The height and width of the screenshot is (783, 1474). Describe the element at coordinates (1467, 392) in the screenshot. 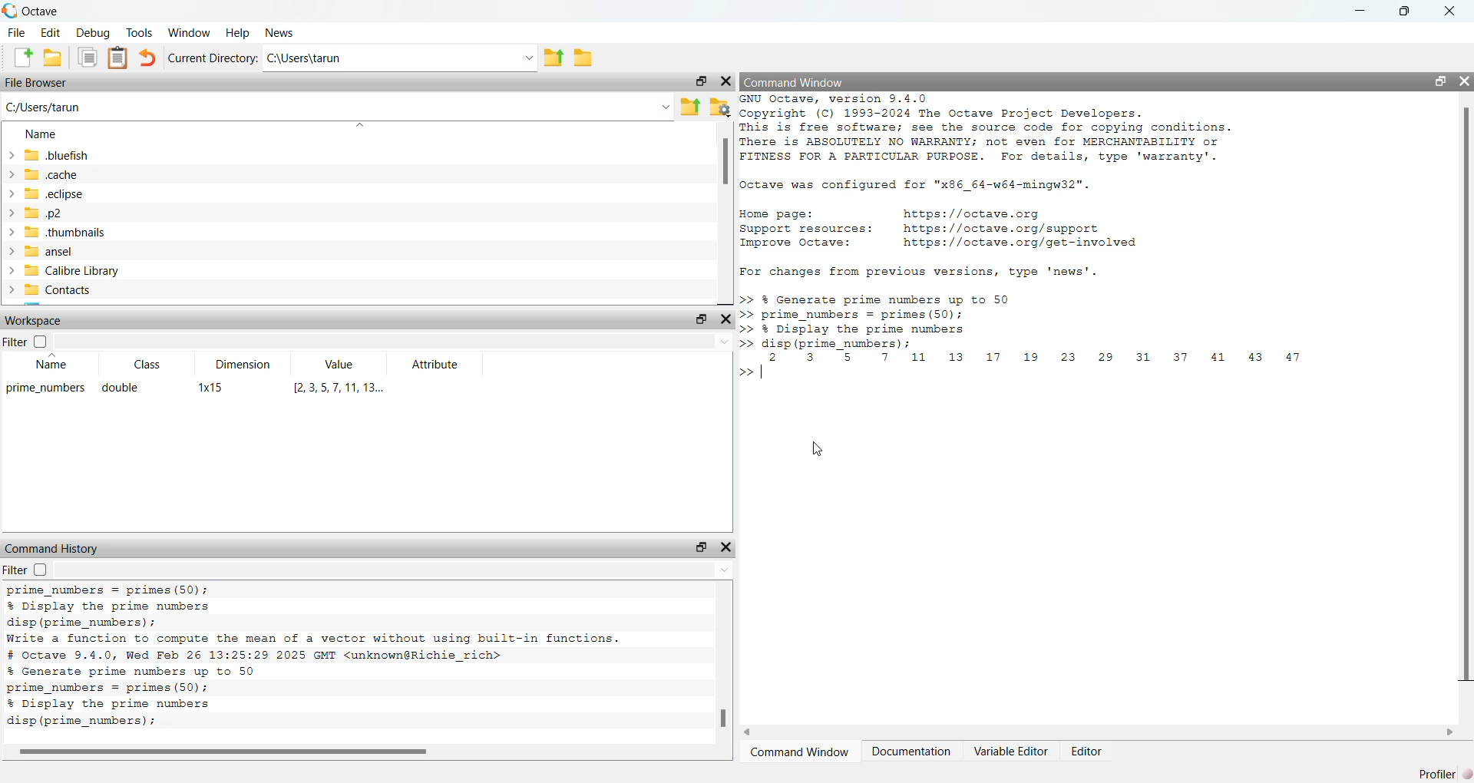

I see `scroll bar` at that location.